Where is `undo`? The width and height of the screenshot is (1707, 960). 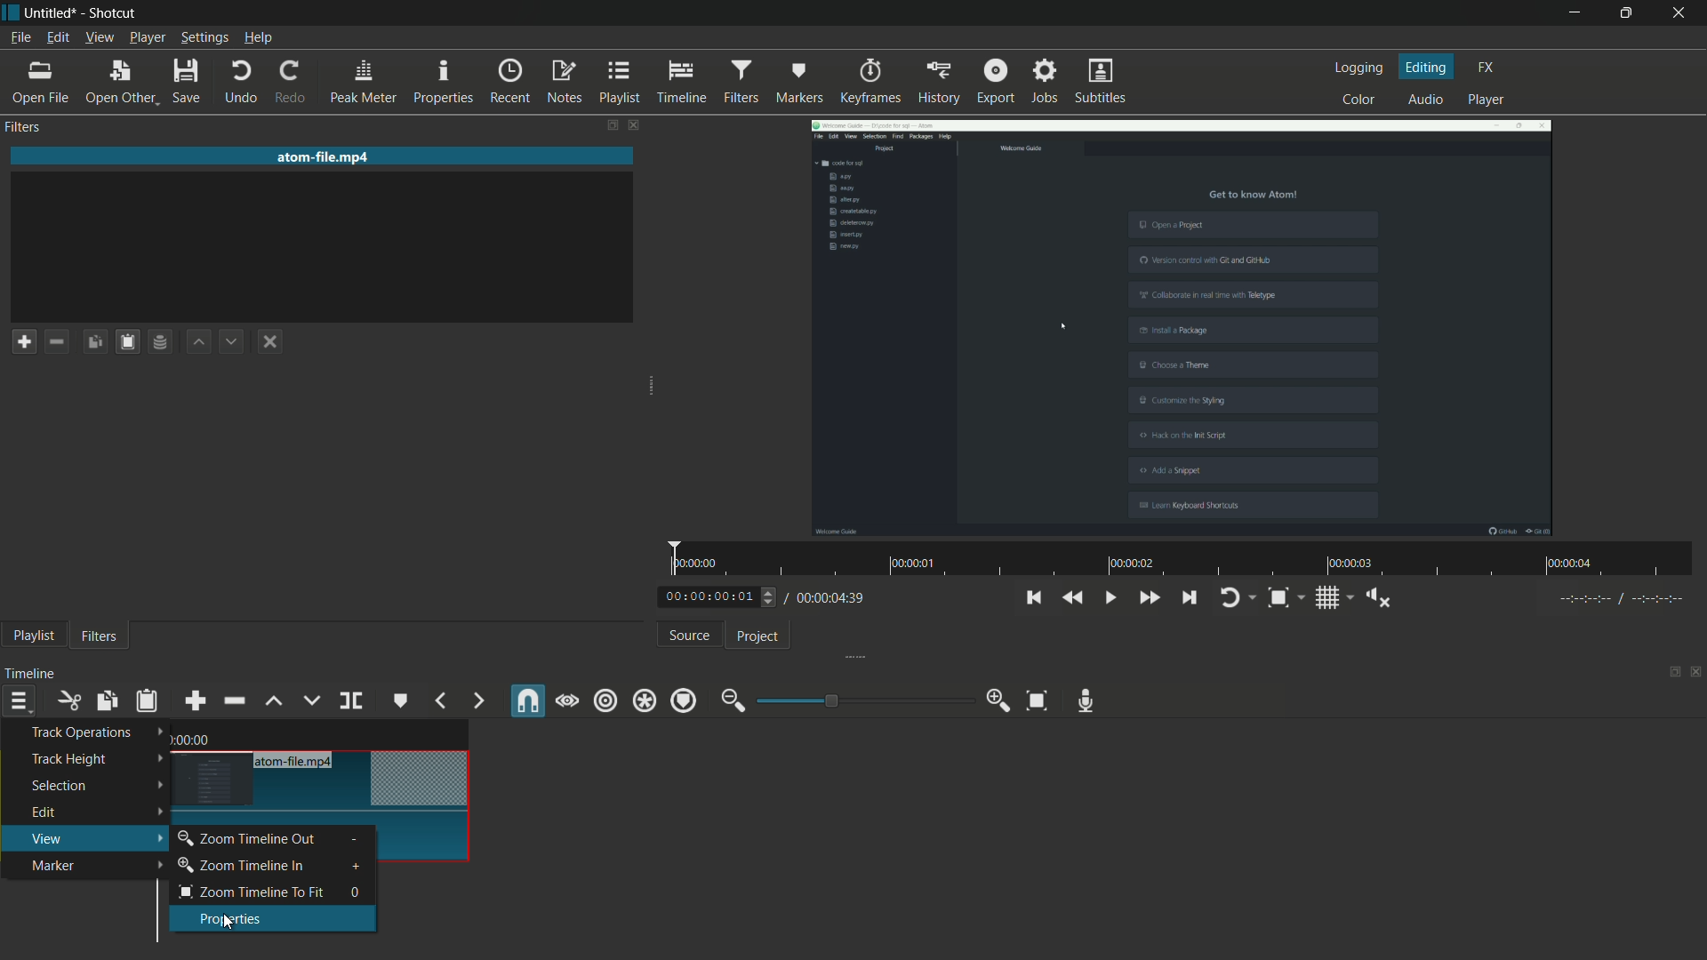
undo is located at coordinates (238, 83).